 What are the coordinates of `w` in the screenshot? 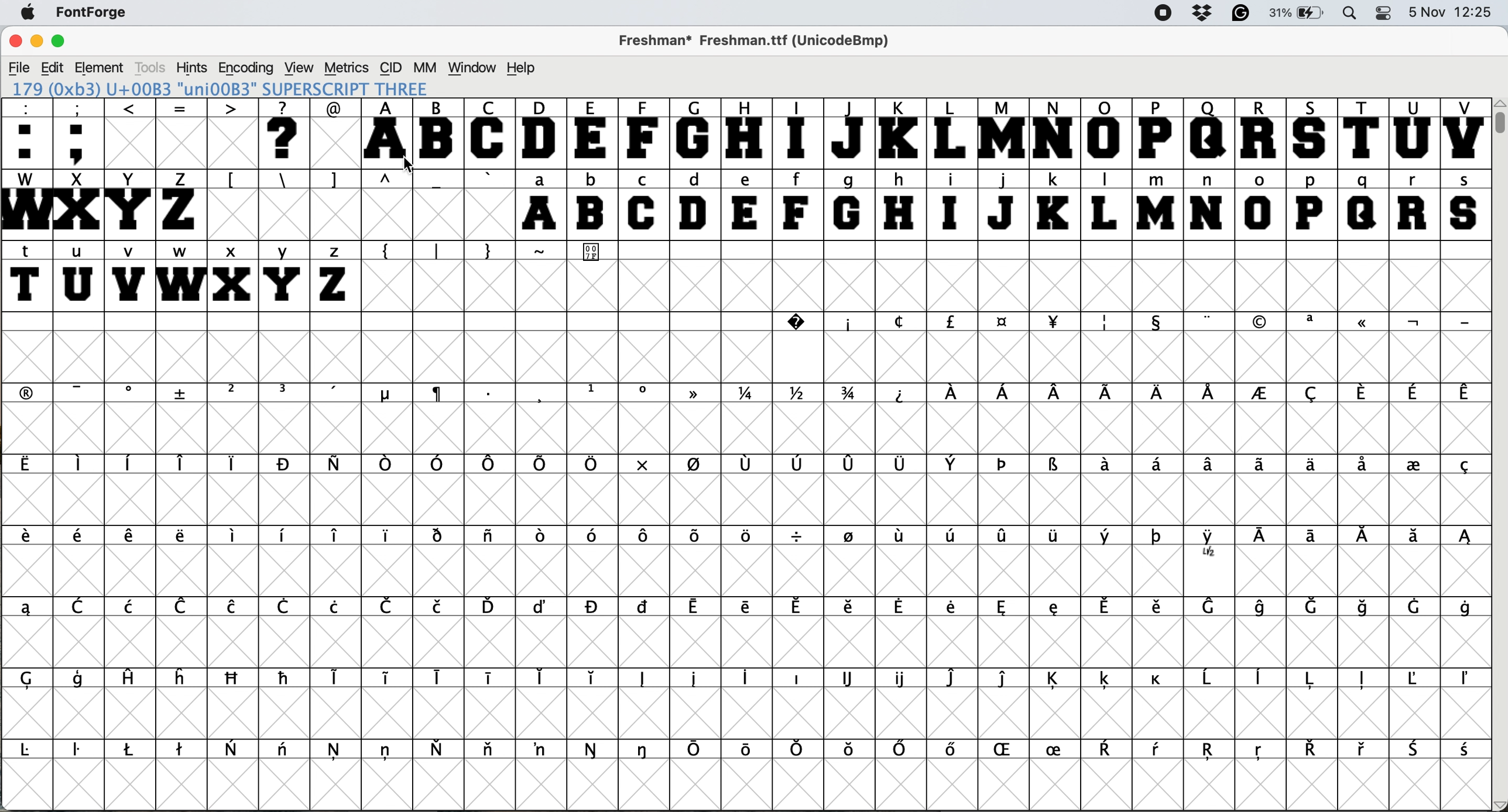 It's located at (179, 274).